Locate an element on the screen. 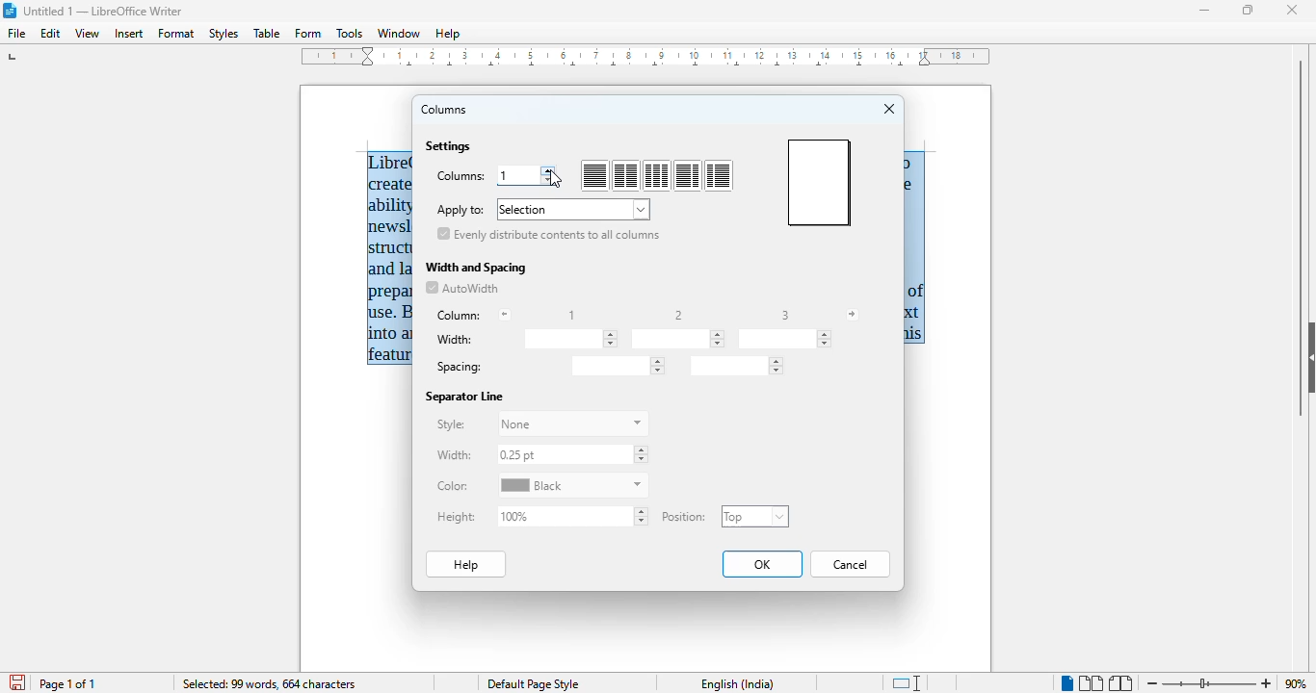 Image resolution: width=1316 pixels, height=693 pixels. book view is located at coordinates (1122, 683).